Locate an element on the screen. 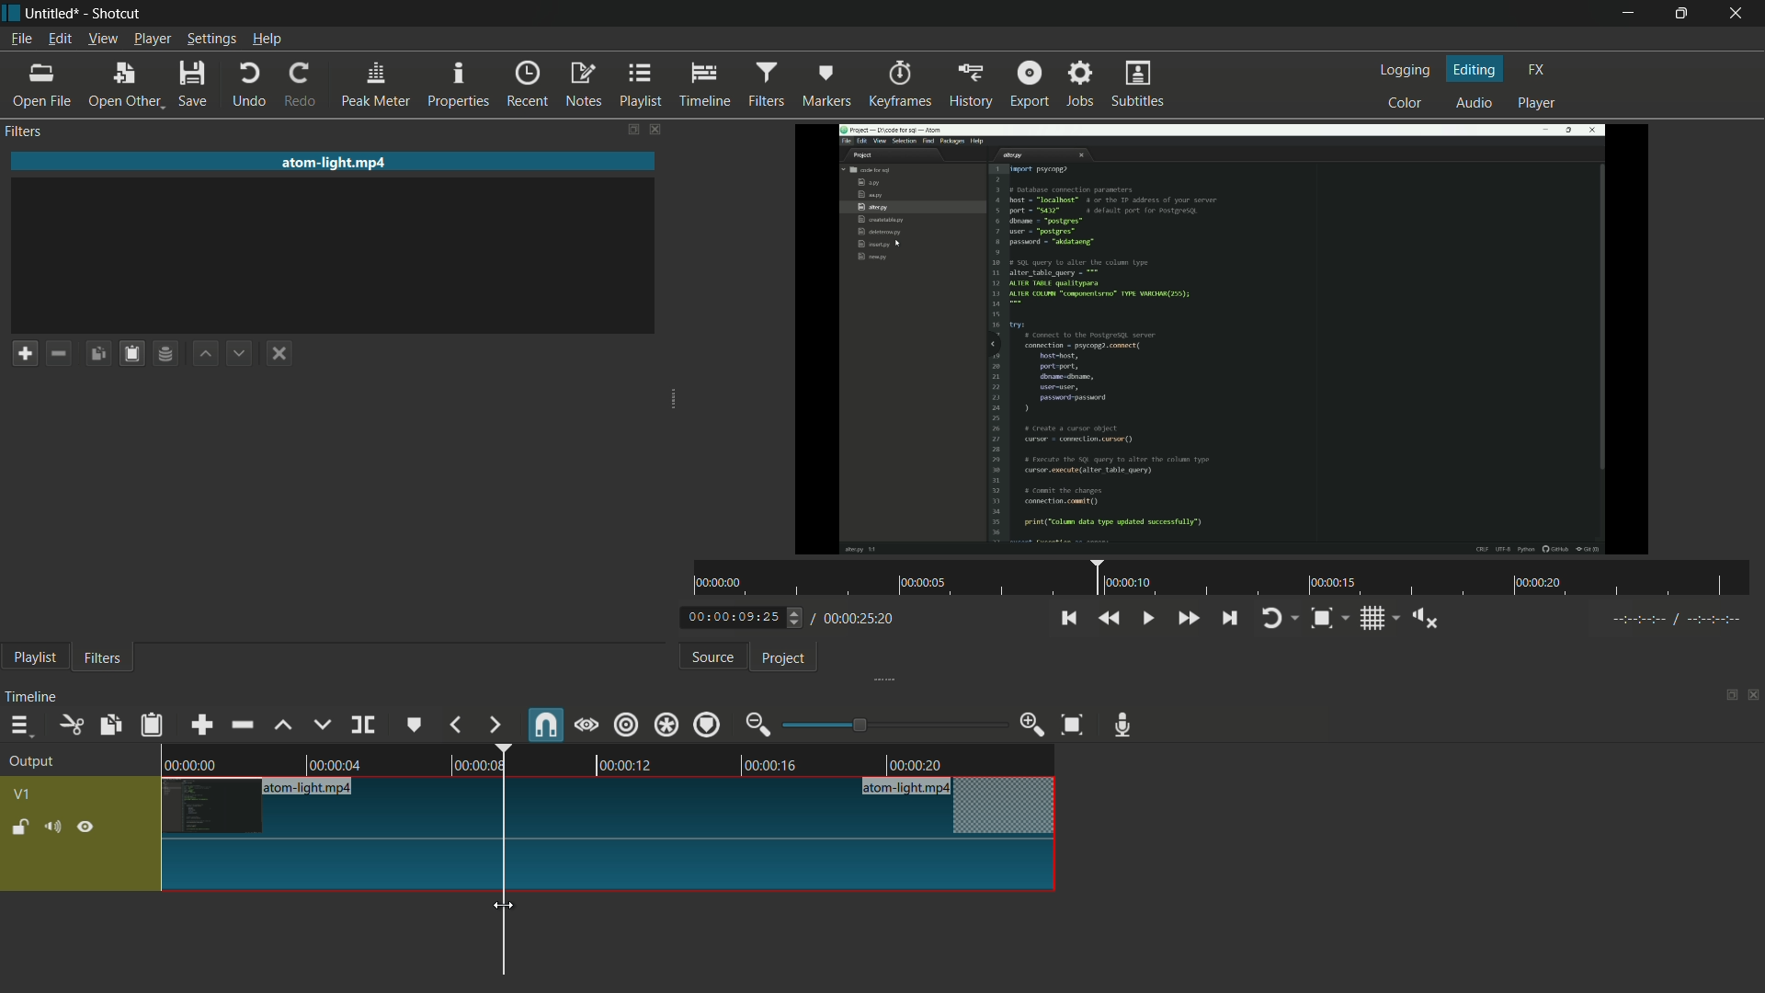 The width and height of the screenshot is (1765, 993). imported file name is located at coordinates (336, 162).